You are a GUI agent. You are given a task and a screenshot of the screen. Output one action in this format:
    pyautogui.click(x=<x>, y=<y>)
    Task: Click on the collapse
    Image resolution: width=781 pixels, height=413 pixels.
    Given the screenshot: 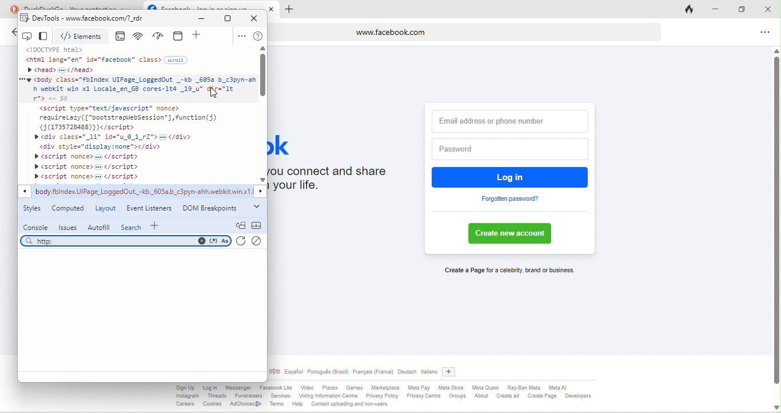 What is the action you would take?
    pyautogui.click(x=257, y=225)
    